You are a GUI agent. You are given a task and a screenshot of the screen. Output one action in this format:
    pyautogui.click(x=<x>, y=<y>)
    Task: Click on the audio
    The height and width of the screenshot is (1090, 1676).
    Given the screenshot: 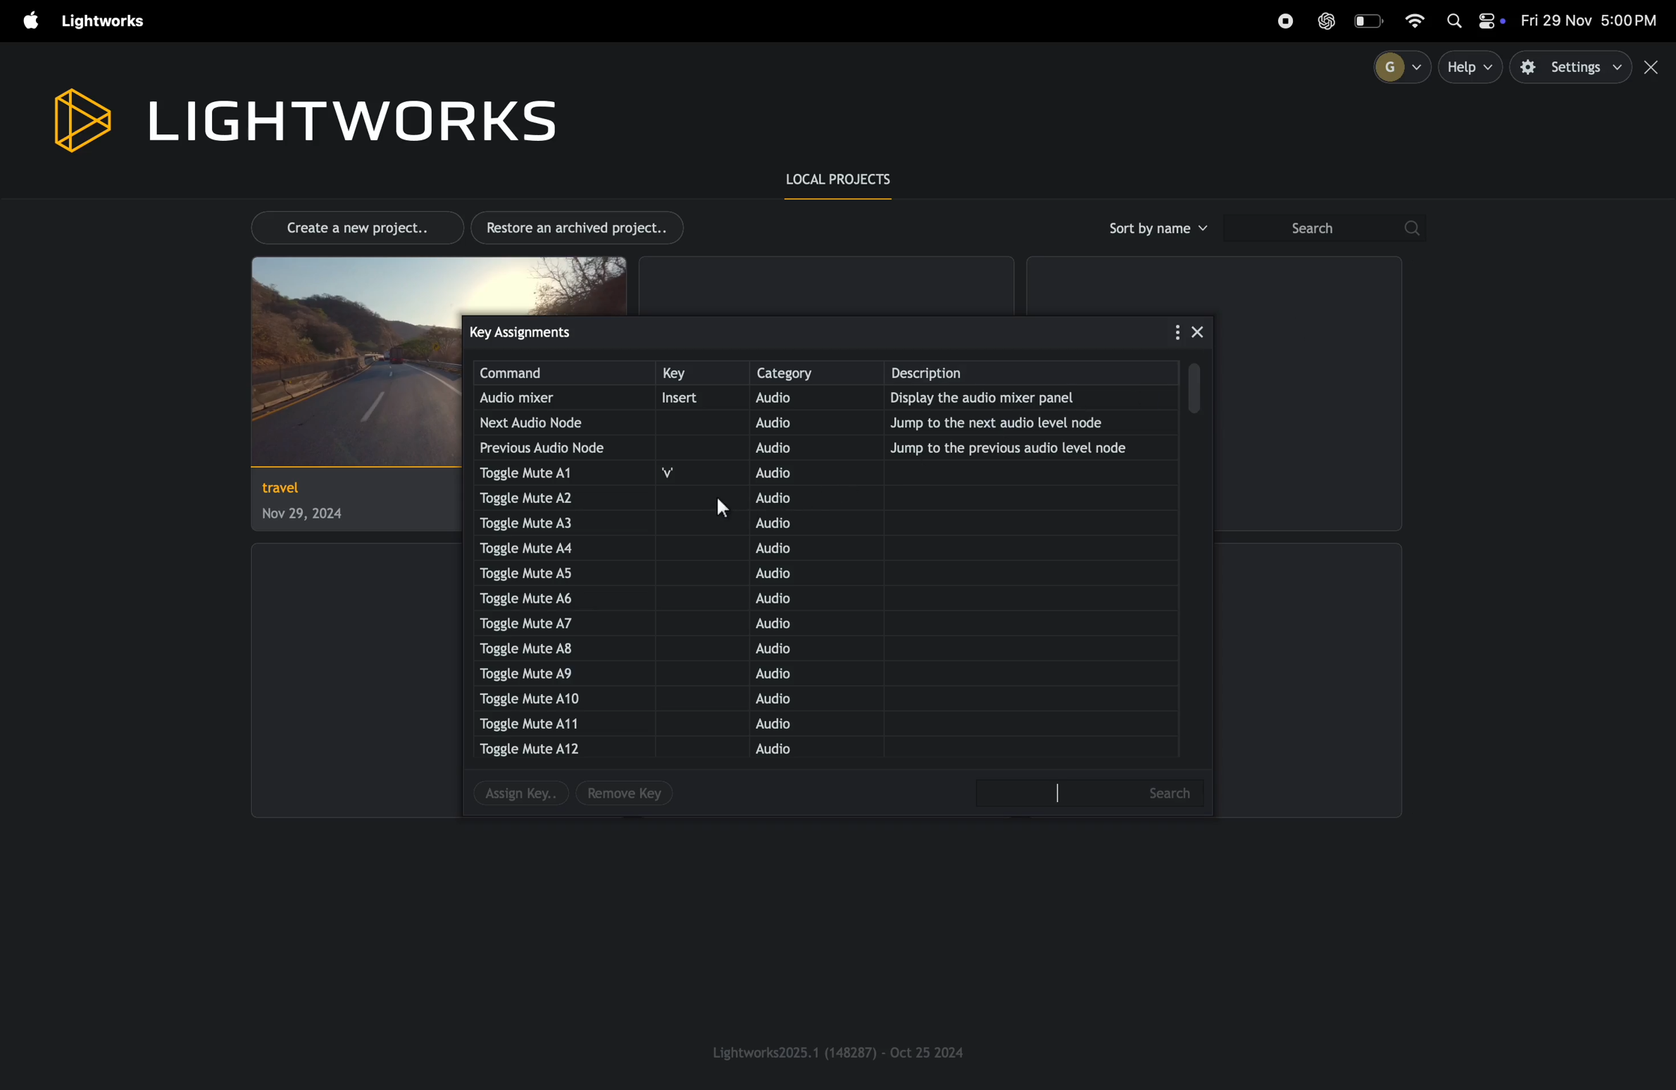 What is the action you would take?
    pyautogui.click(x=792, y=725)
    